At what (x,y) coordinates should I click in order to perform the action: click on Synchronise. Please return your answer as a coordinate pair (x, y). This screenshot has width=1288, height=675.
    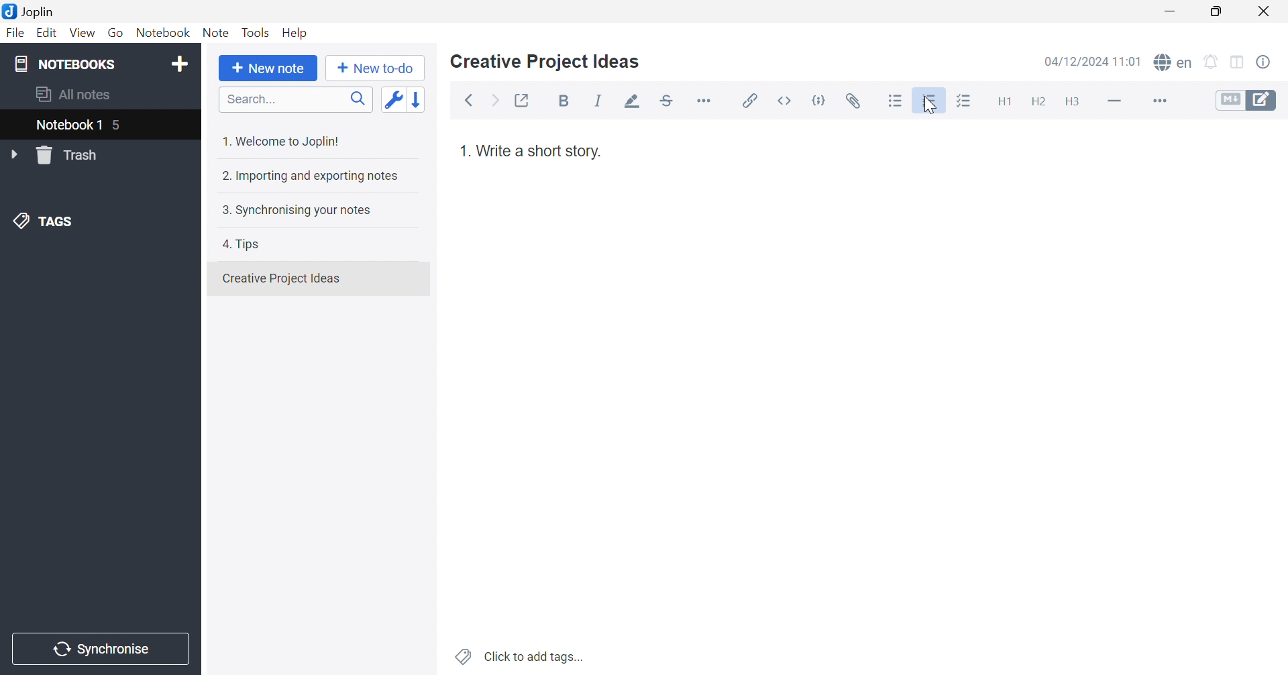
    Looking at the image, I should click on (103, 650).